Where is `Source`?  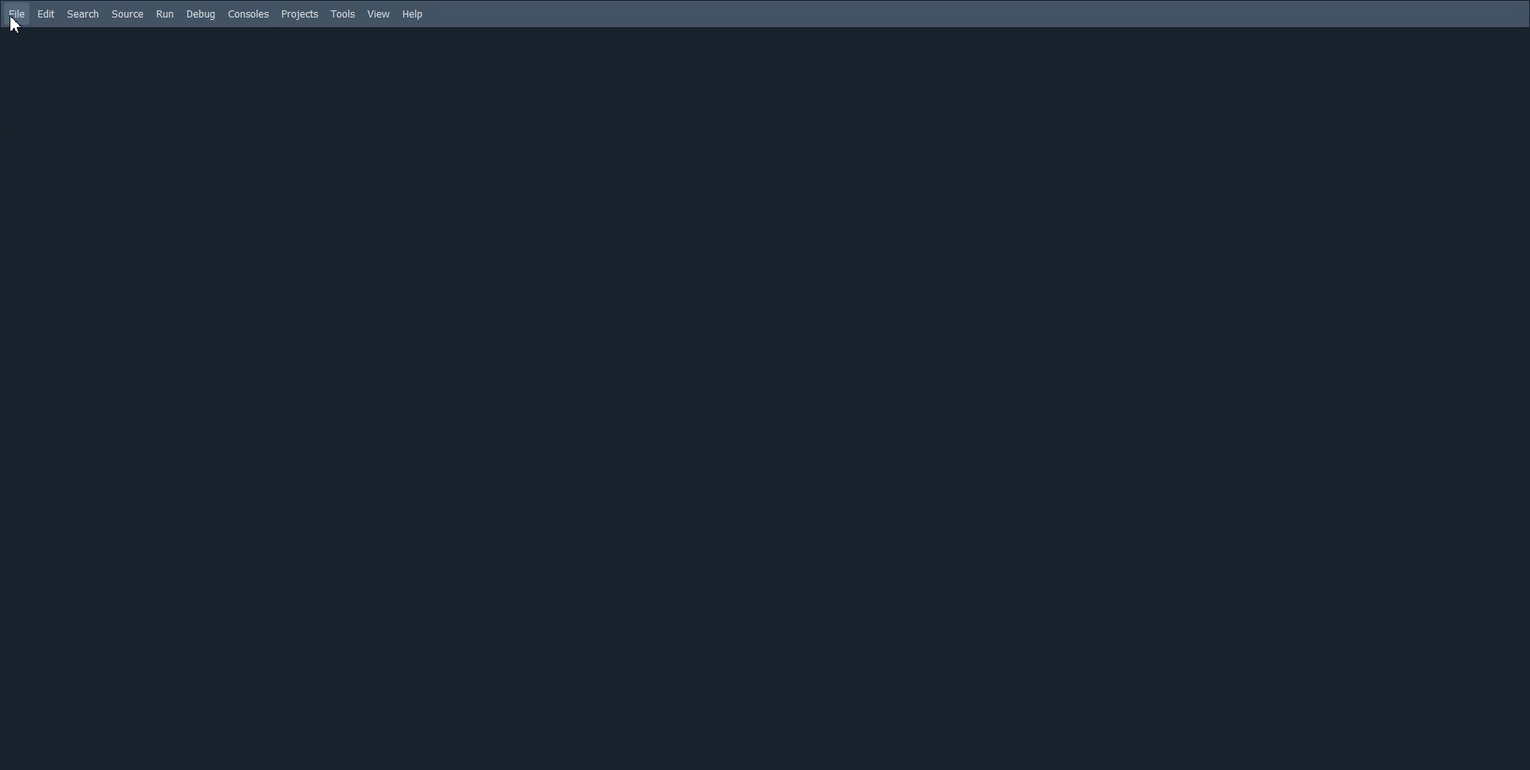 Source is located at coordinates (127, 14).